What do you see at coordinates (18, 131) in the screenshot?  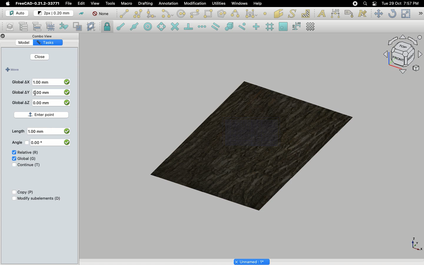 I see `Length` at bounding box center [18, 131].